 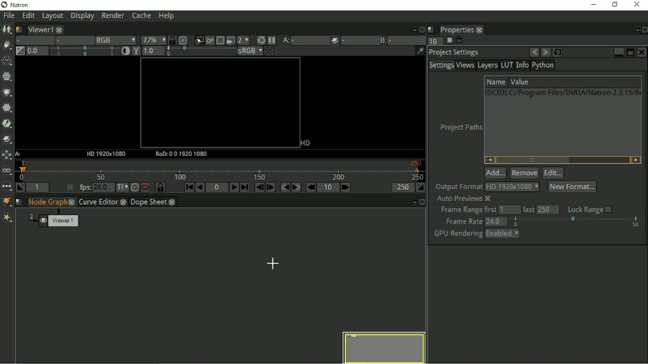 I want to click on HD, so click(x=309, y=143).